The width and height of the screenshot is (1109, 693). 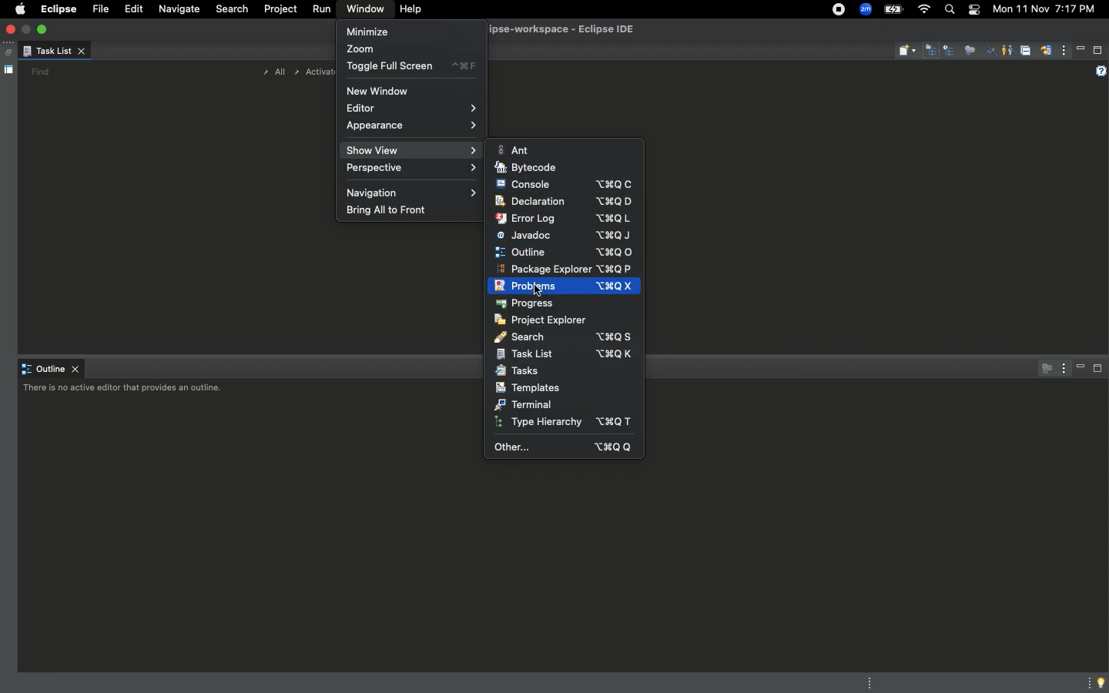 What do you see at coordinates (838, 11) in the screenshot?
I see `Recording` at bounding box center [838, 11].